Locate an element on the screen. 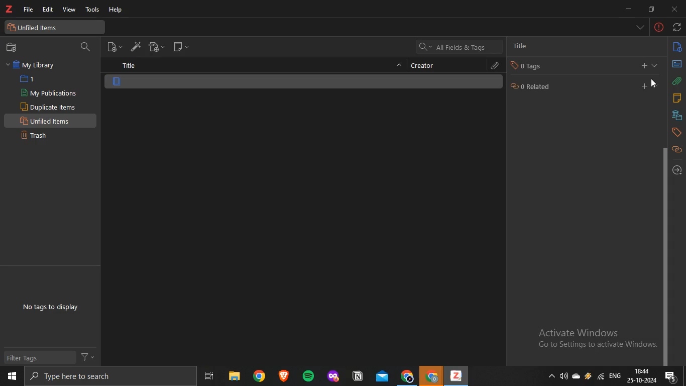 Image resolution: width=686 pixels, height=386 pixels. new collection is located at coordinates (15, 47).